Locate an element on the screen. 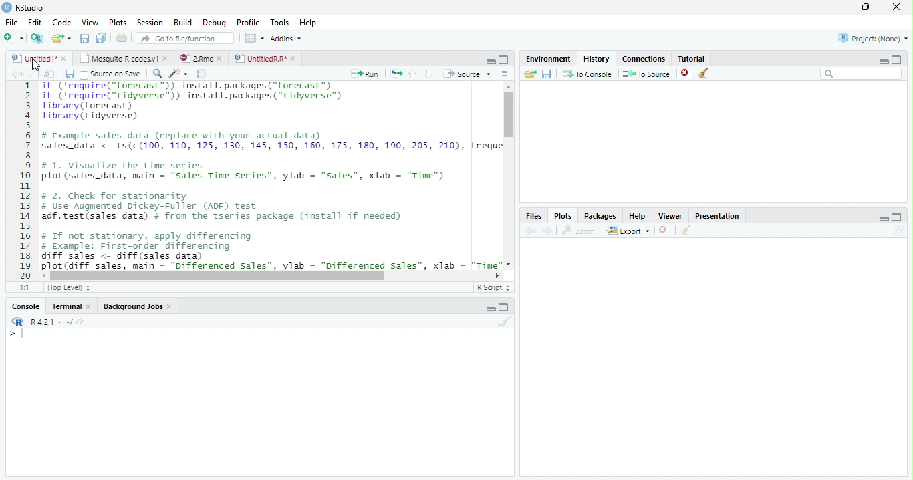 This screenshot has width=913, height=480. Project(none) is located at coordinates (872, 37).